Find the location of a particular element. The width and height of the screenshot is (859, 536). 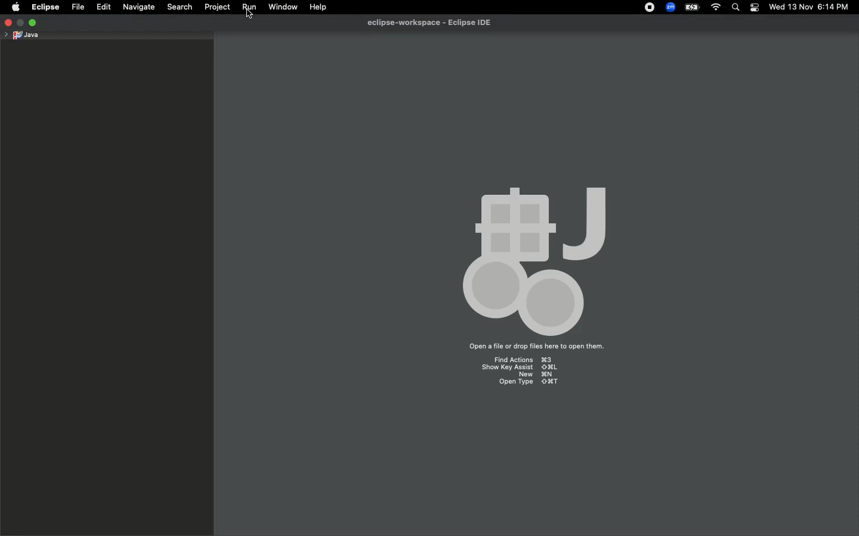

Find Actions ⌘3 is located at coordinates (523, 361).